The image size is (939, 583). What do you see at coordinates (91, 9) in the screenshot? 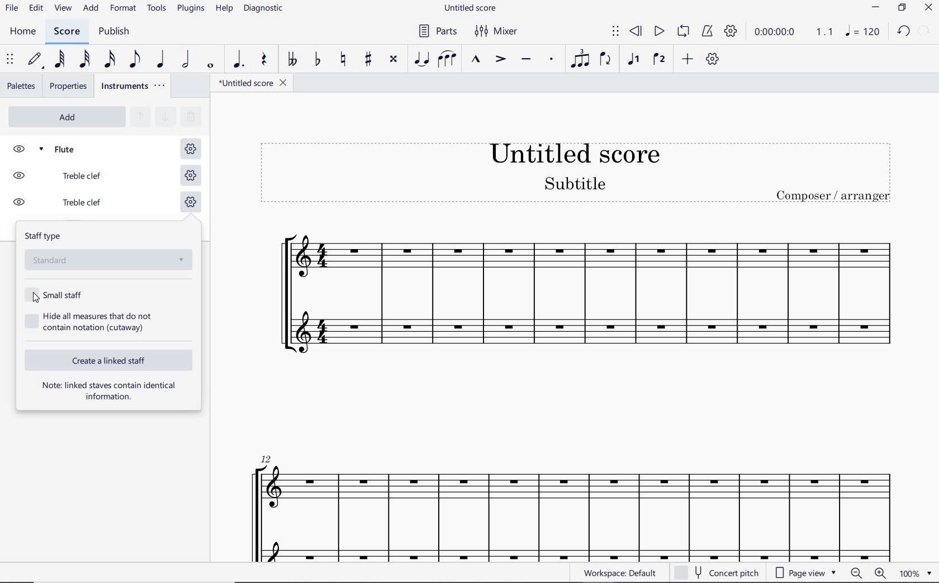
I see `ADD` at bounding box center [91, 9].